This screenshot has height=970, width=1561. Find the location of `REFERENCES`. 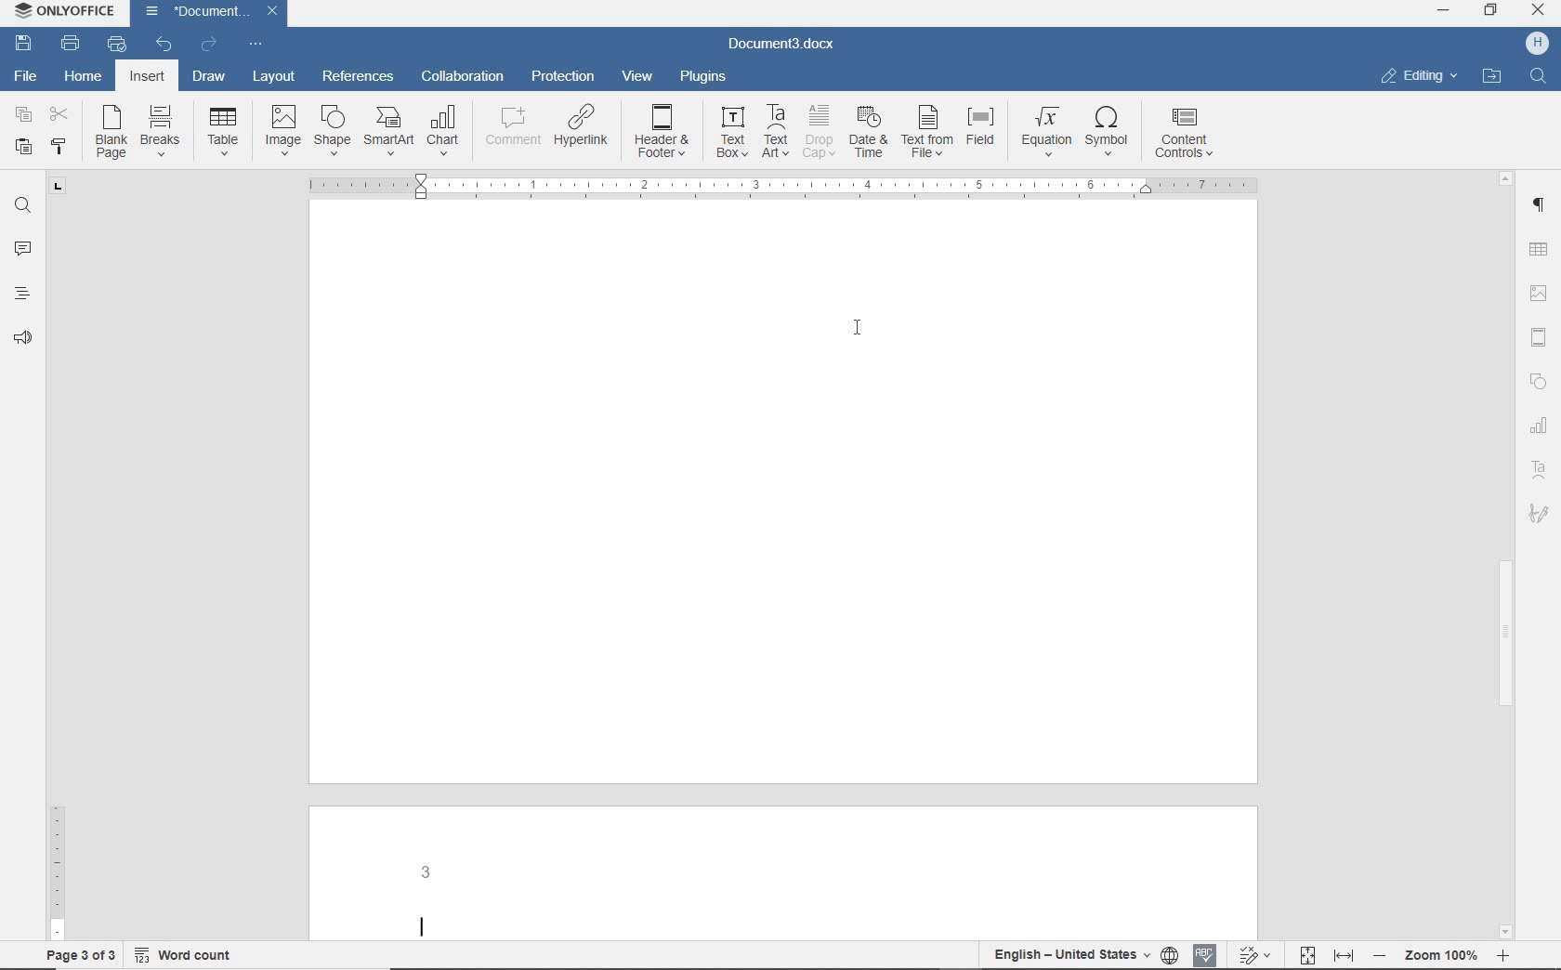

REFERENCES is located at coordinates (358, 77).